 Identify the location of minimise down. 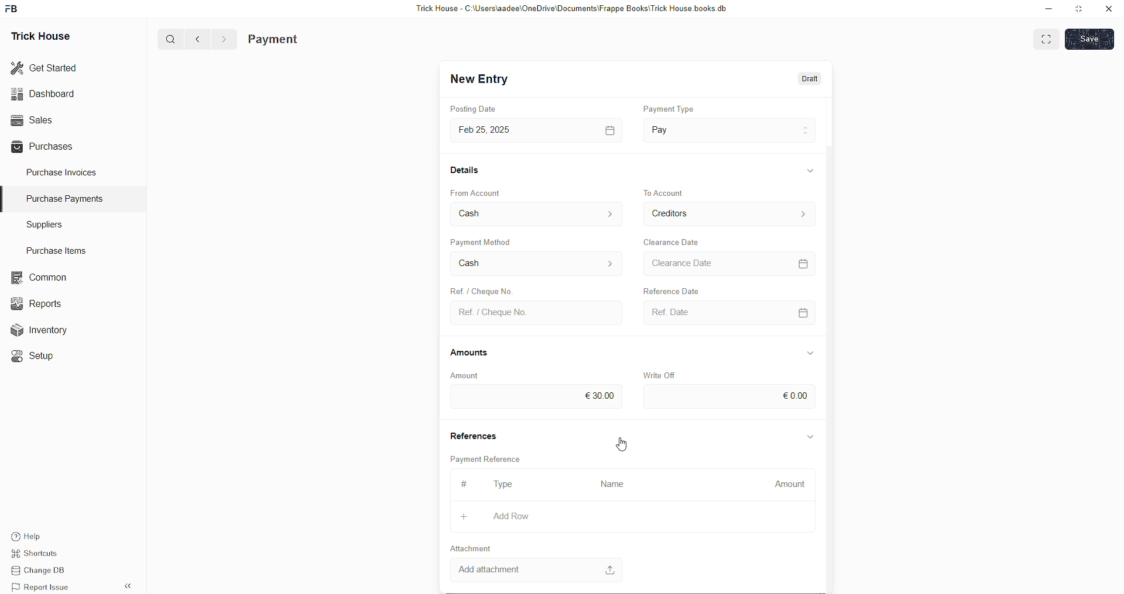
(1047, 9).